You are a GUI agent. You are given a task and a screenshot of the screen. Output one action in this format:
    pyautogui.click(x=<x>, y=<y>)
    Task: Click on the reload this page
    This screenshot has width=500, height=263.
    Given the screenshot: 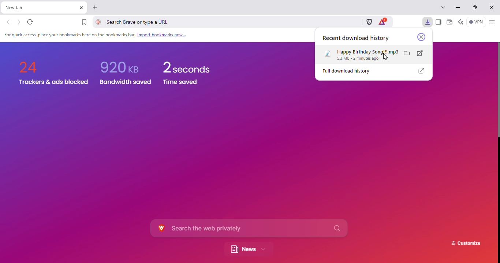 What is the action you would take?
    pyautogui.click(x=30, y=22)
    